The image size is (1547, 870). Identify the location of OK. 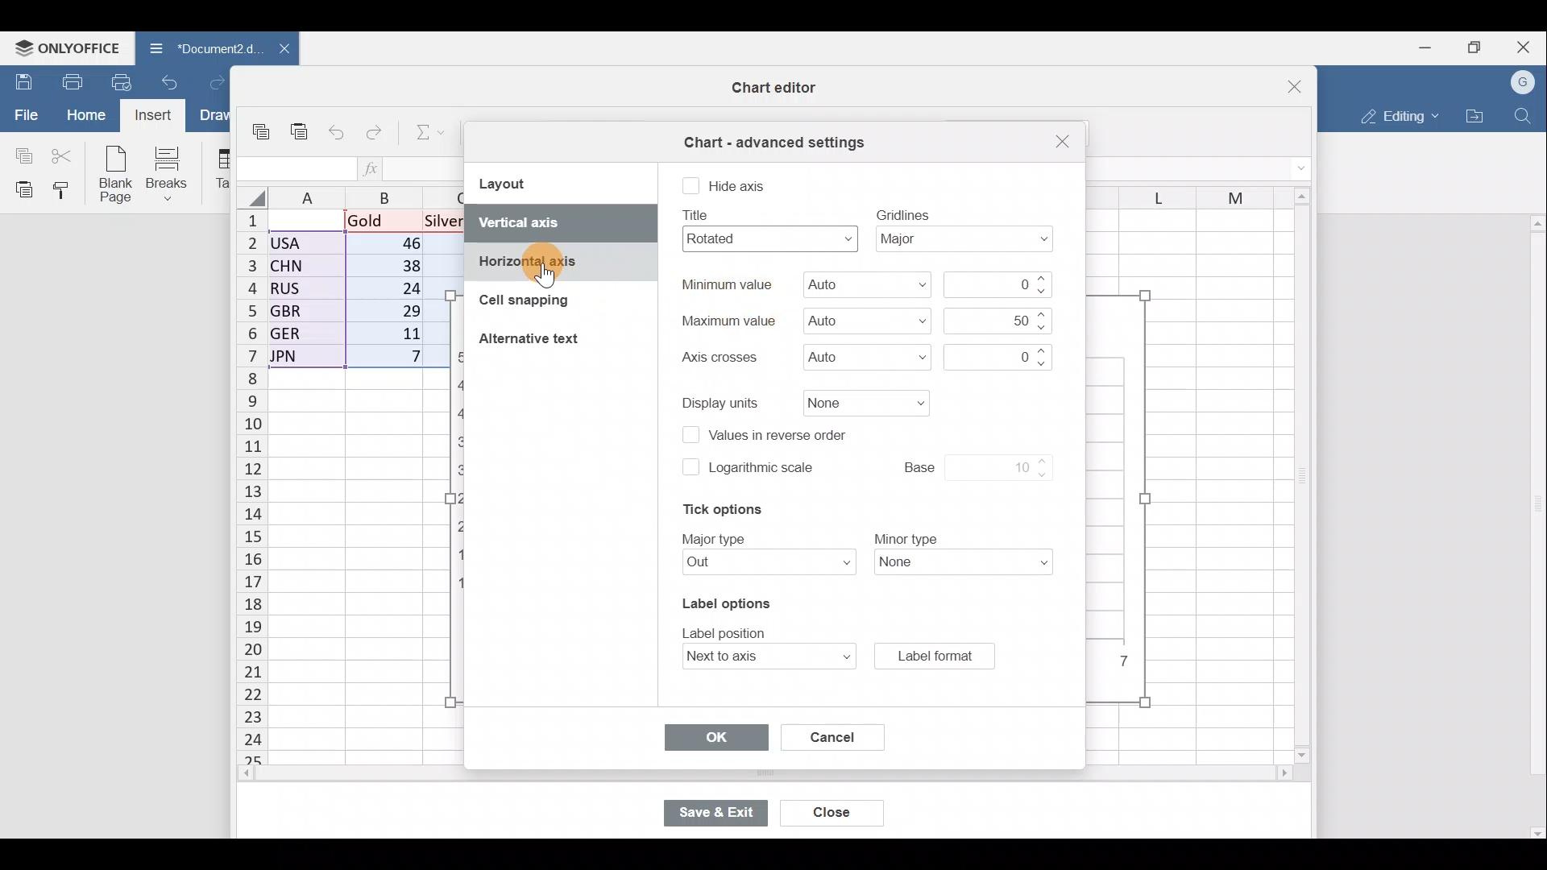
(712, 737).